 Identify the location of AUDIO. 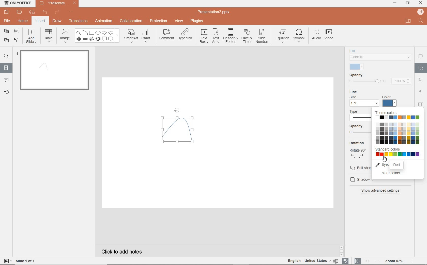
(317, 35).